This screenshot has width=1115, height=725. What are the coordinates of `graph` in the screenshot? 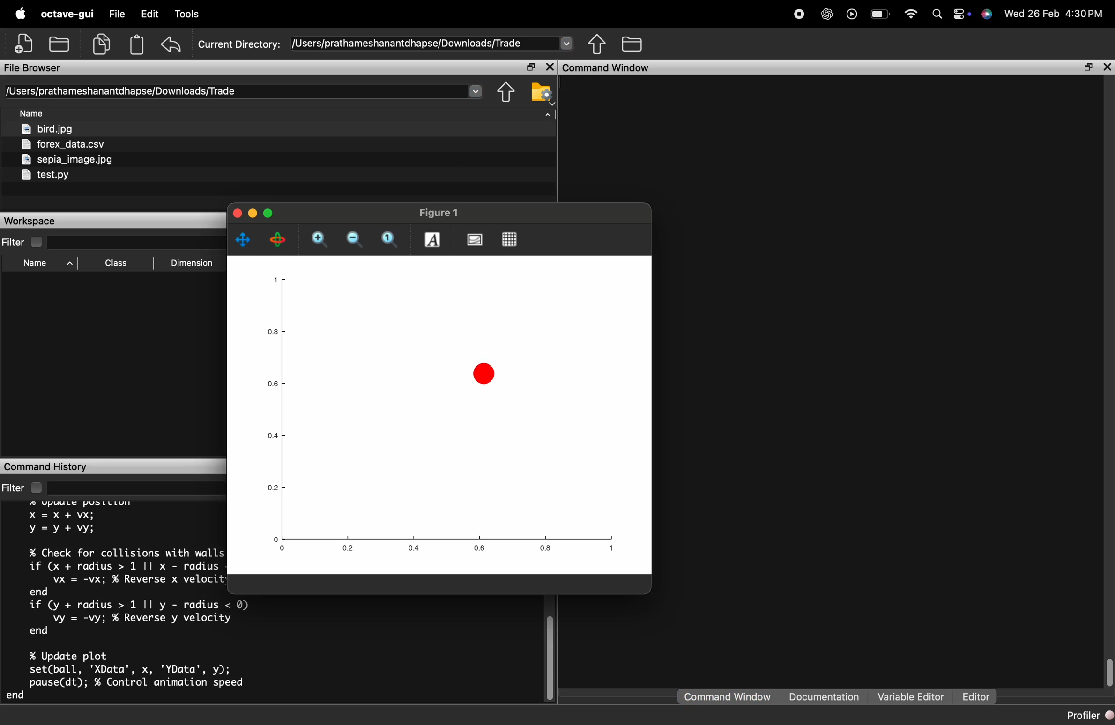 It's located at (439, 417).